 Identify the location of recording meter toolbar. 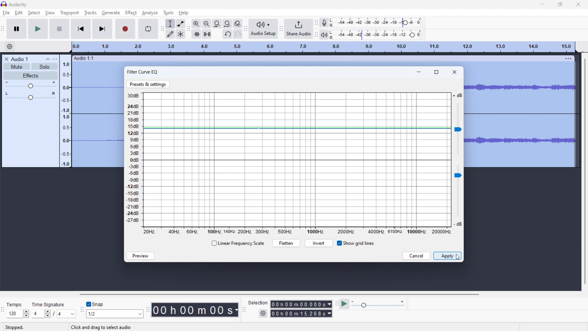
(317, 23).